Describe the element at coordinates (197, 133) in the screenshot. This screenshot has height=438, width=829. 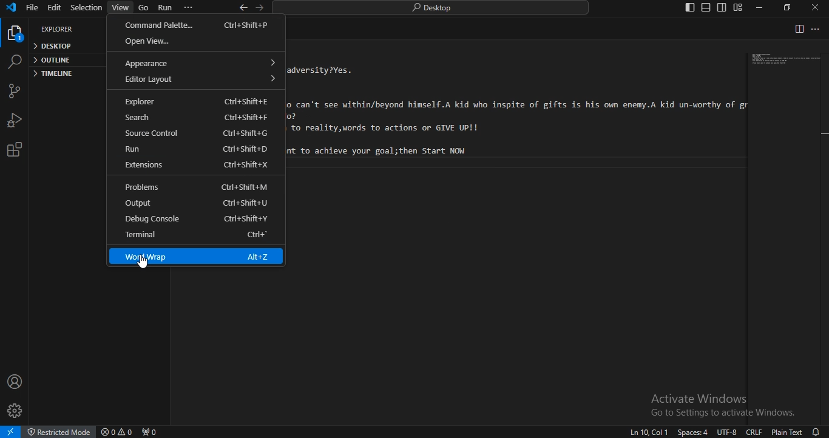
I see `source control` at that location.